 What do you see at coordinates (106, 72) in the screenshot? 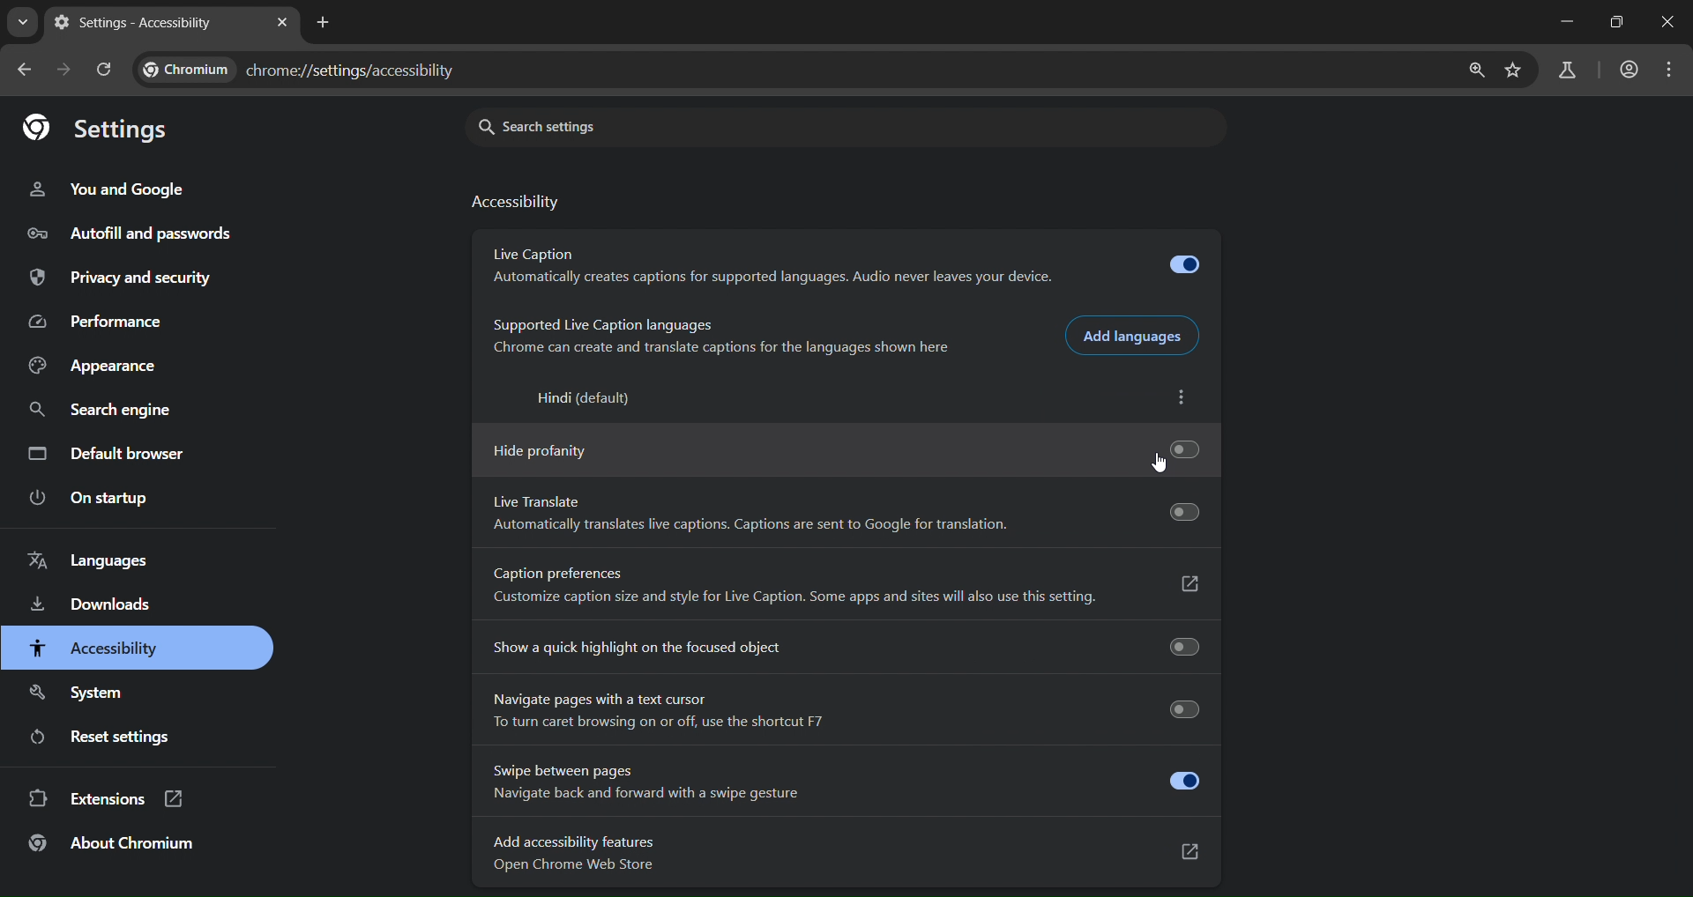
I see `reload pages` at bounding box center [106, 72].